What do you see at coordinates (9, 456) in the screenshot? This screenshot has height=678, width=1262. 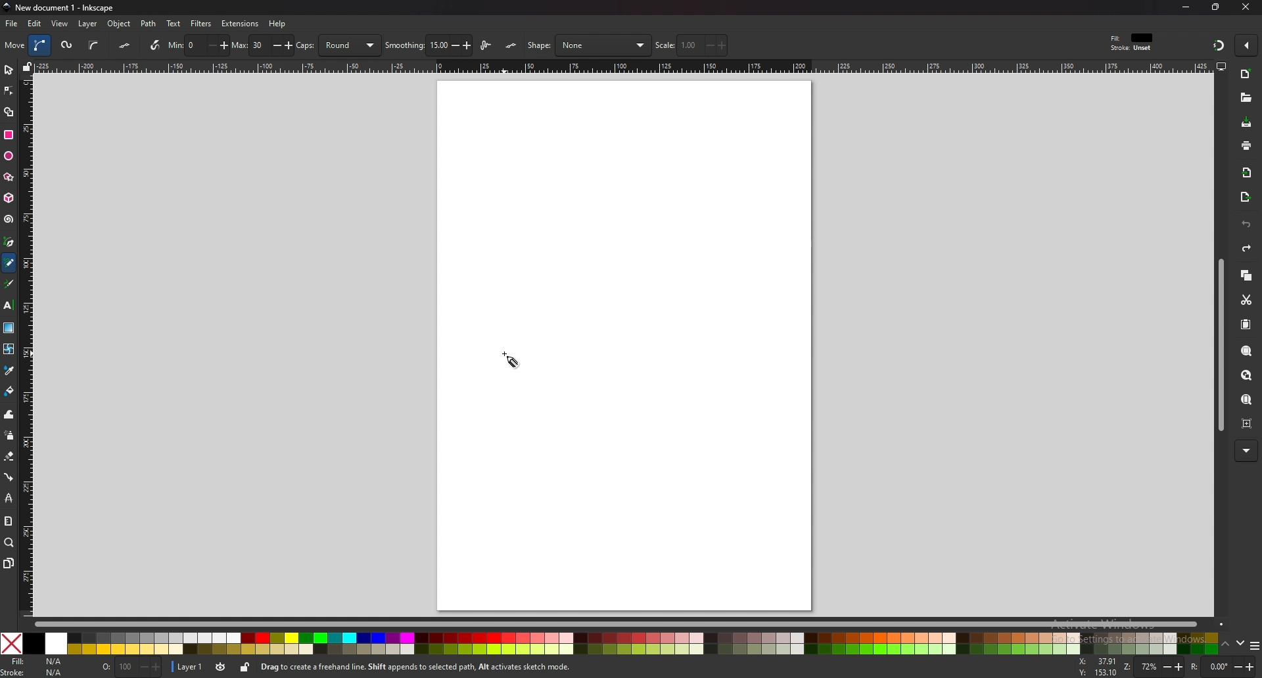 I see `eraser` at bounding box center [9, 456].